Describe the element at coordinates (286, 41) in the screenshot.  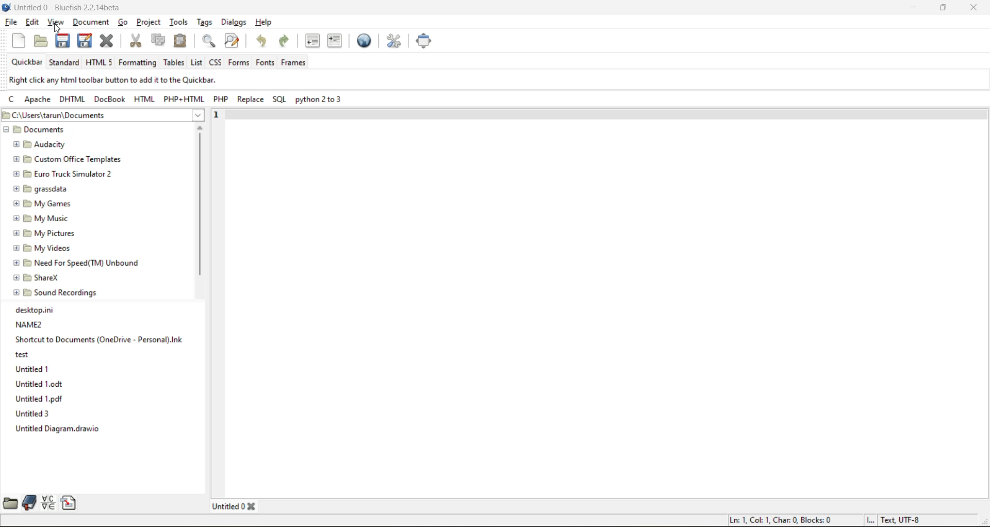
I see `redo` at that location.